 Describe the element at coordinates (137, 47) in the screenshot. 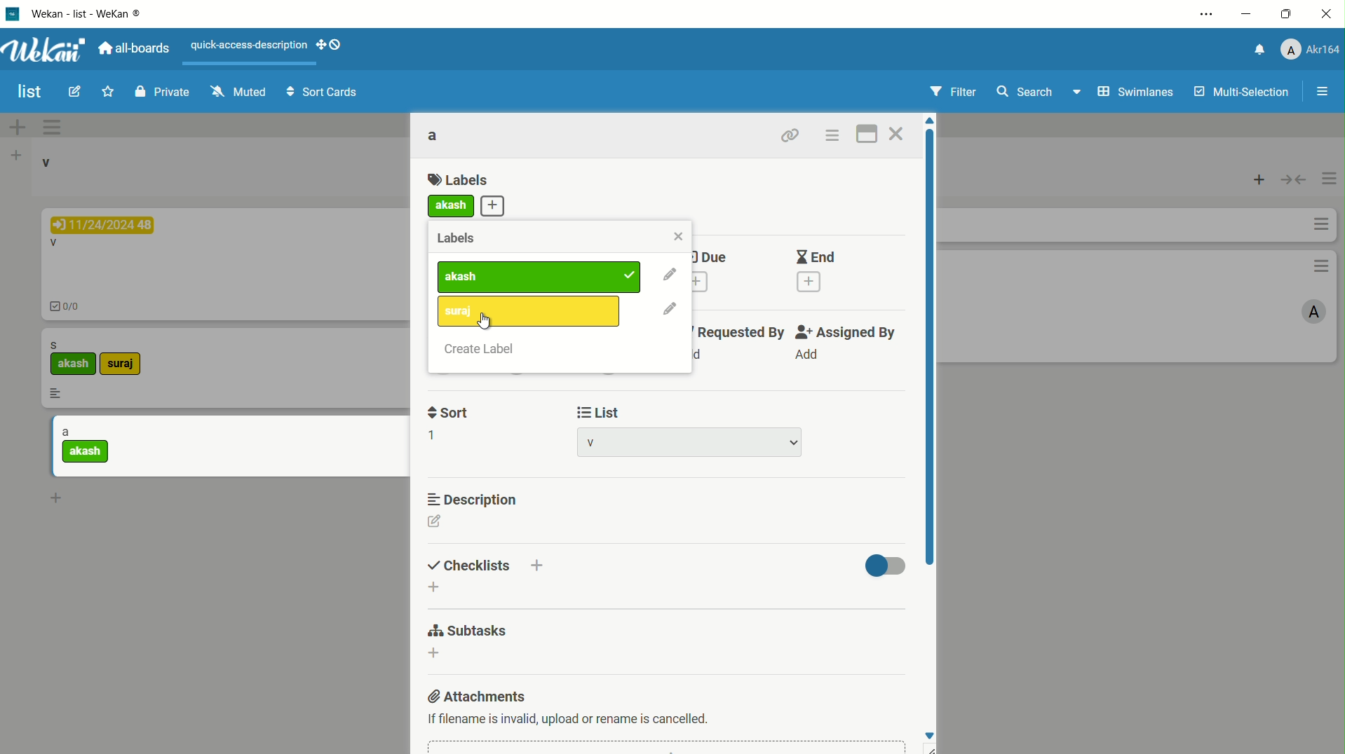

I see `all boards` at that location.